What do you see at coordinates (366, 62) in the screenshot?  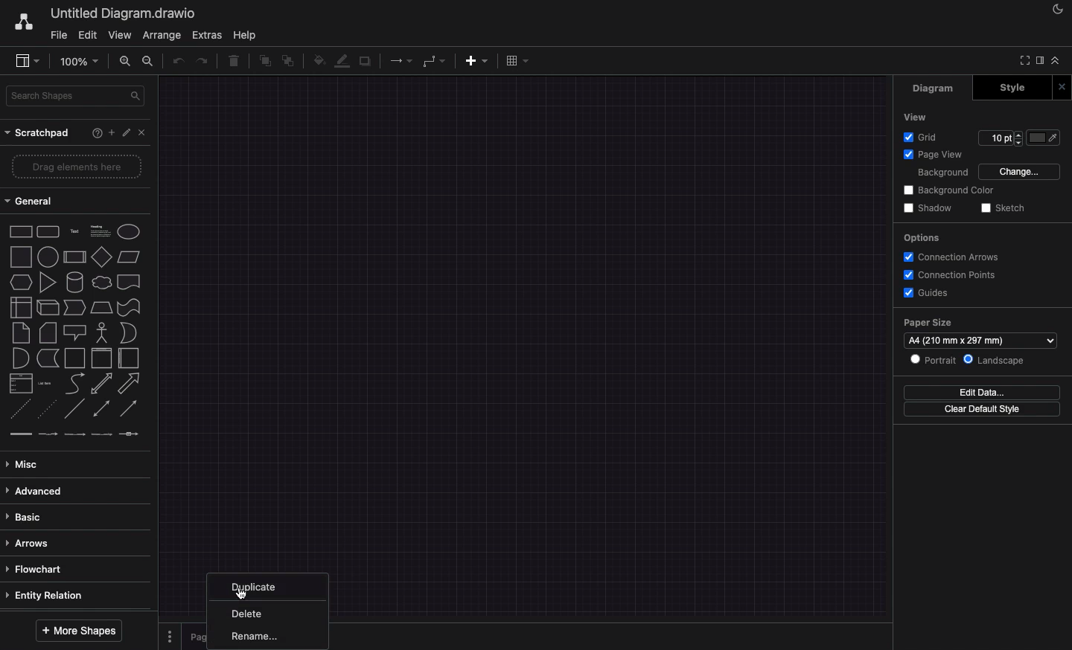 I see `shadow` at bounding box center [366, 62].